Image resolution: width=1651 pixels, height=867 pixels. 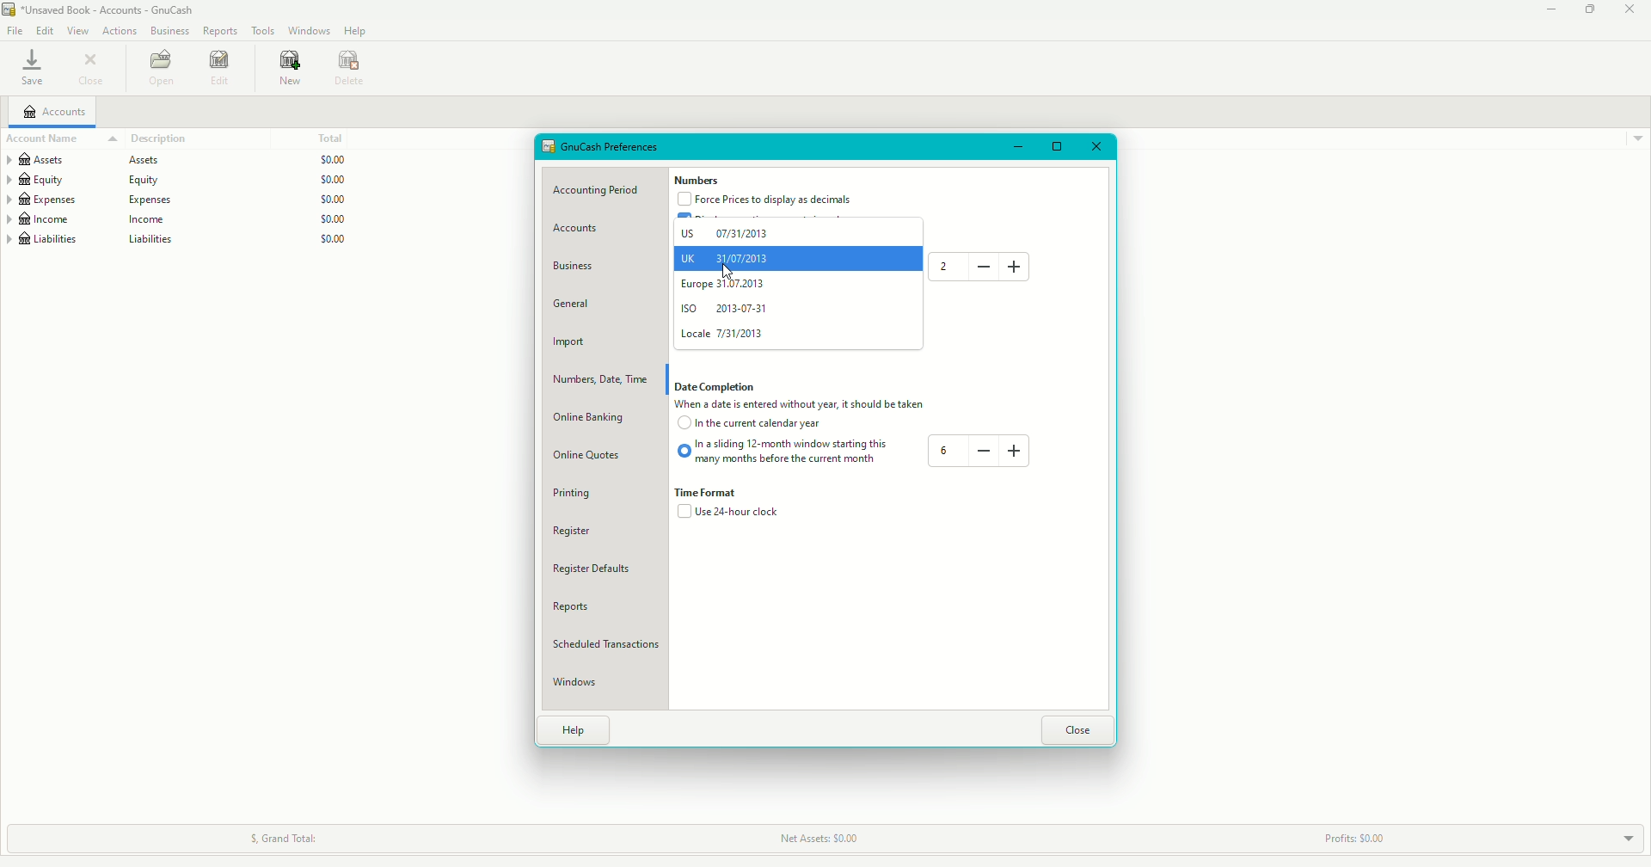 What do you see at coordinates (770, 200) in the screenshot?
I see `Force Prices` at bounding box center [770, 200].